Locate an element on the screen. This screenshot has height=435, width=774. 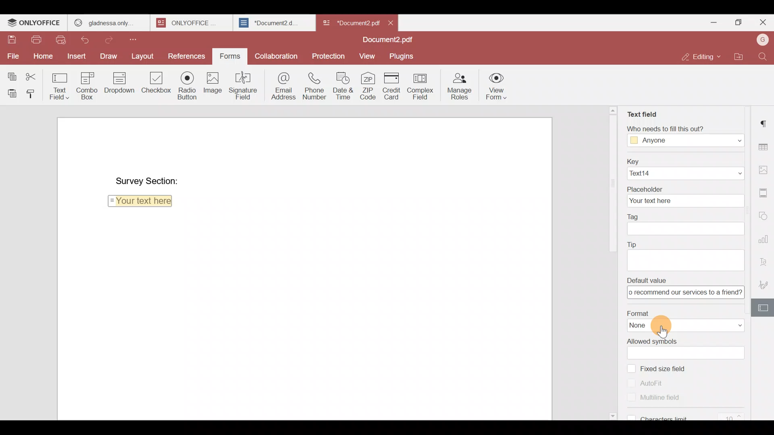
Cut is located at coordinates (34, 74).